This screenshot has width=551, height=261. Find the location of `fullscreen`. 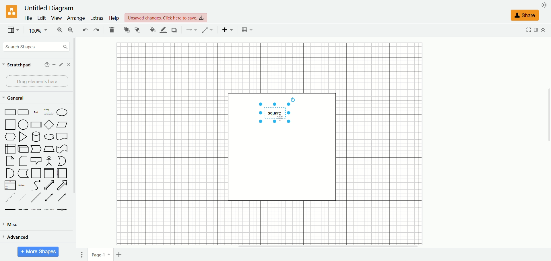

fullscreen is located at coordinates (528, 30).